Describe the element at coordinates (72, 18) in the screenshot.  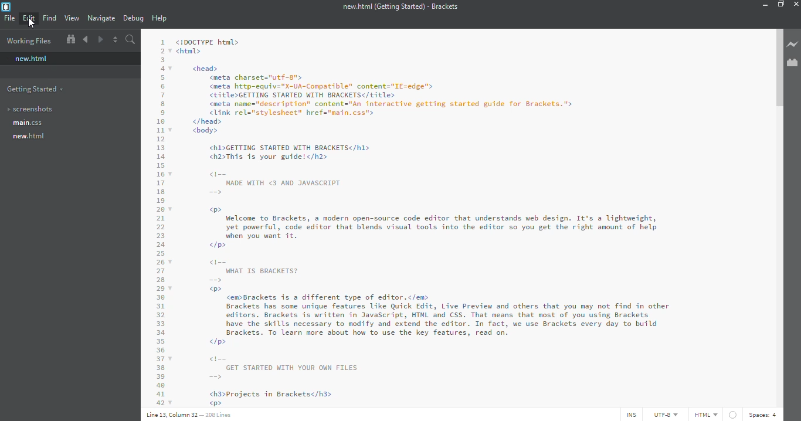
I see `view` at that location.